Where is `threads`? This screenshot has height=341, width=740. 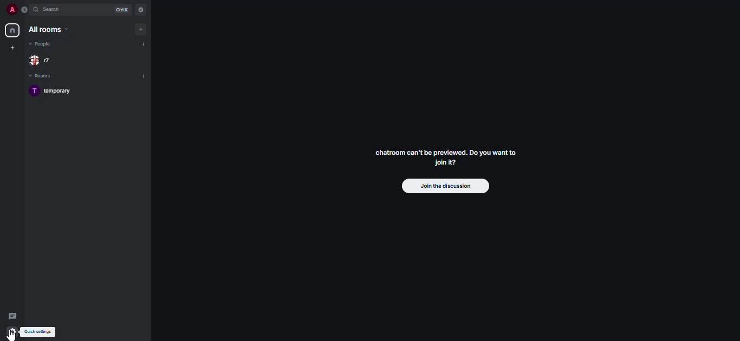
threads is located at coordinates (13, 316).